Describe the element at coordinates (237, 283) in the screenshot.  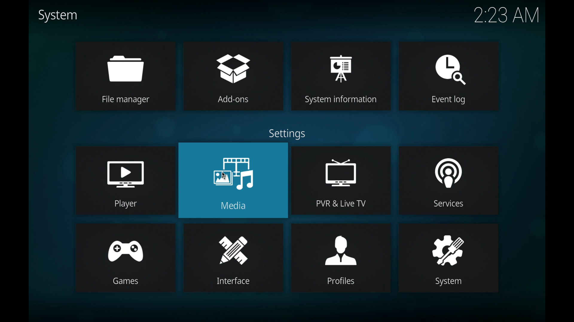
I see `Interface` at that location.